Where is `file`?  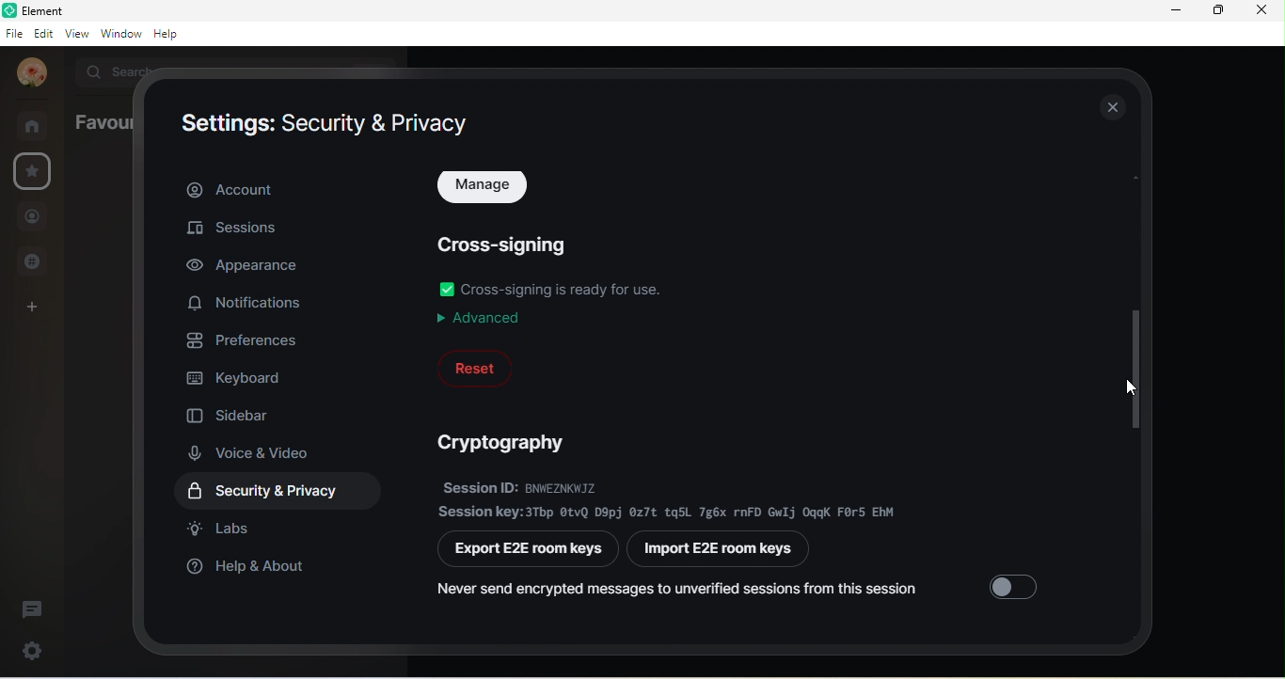
file is located at coordinates (13, 34).